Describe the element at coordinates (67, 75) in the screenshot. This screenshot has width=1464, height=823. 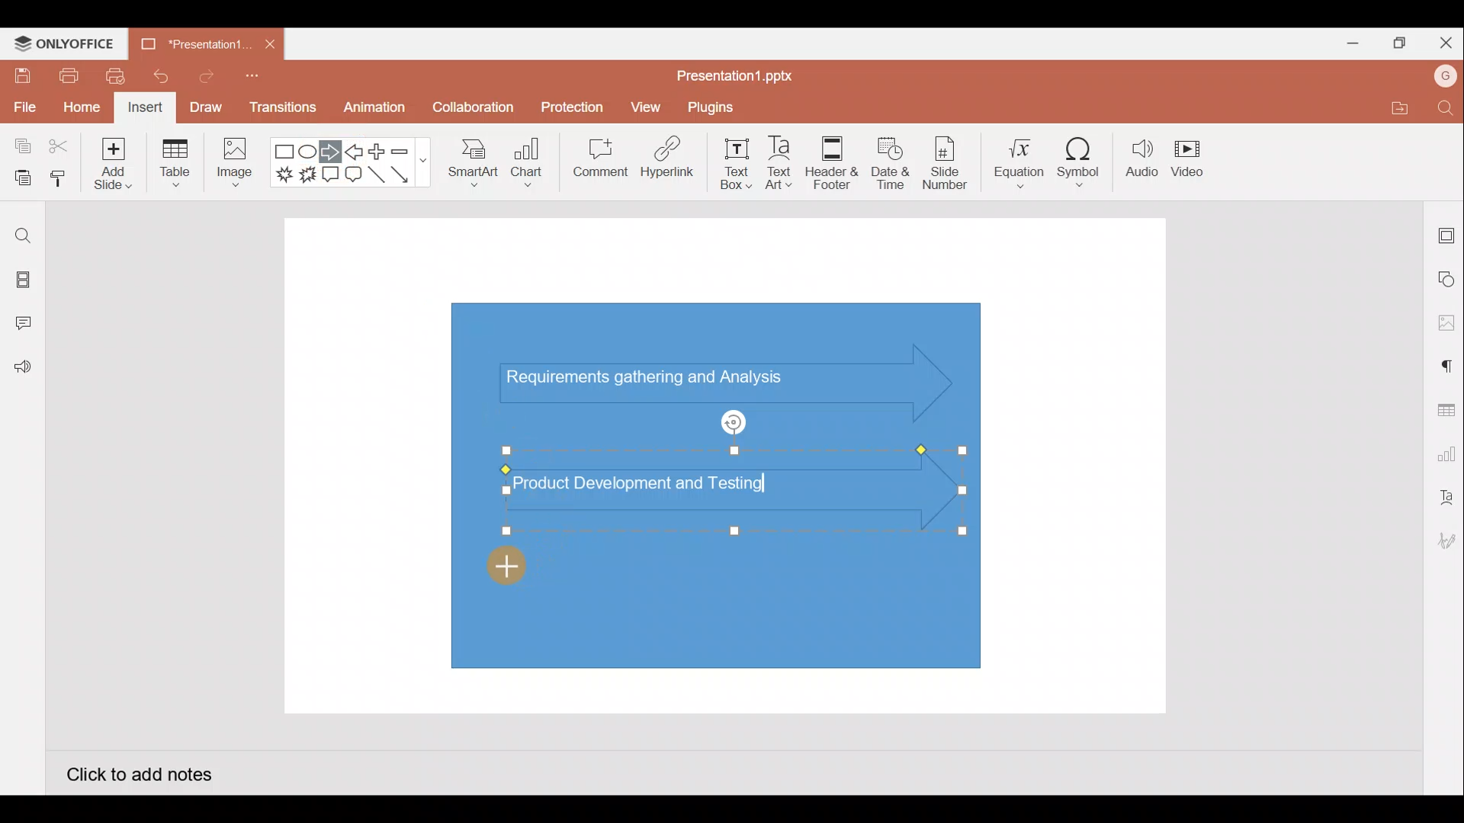
I see `Print file` at that location.